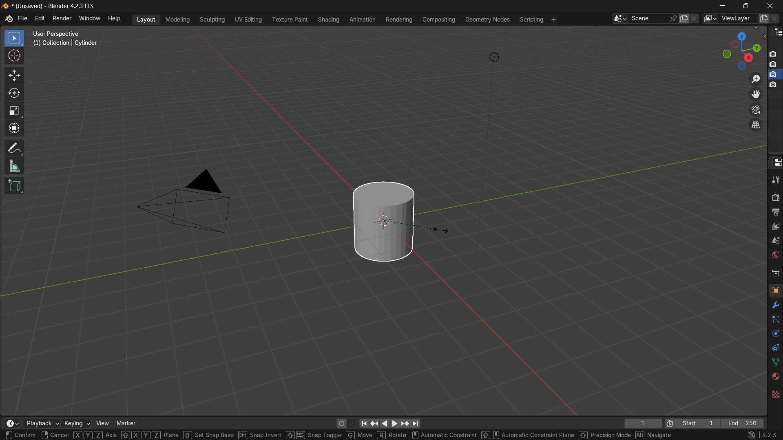 This screenshot has height=440, width=783. I want to click on toggle camera view, so click(755, 109).